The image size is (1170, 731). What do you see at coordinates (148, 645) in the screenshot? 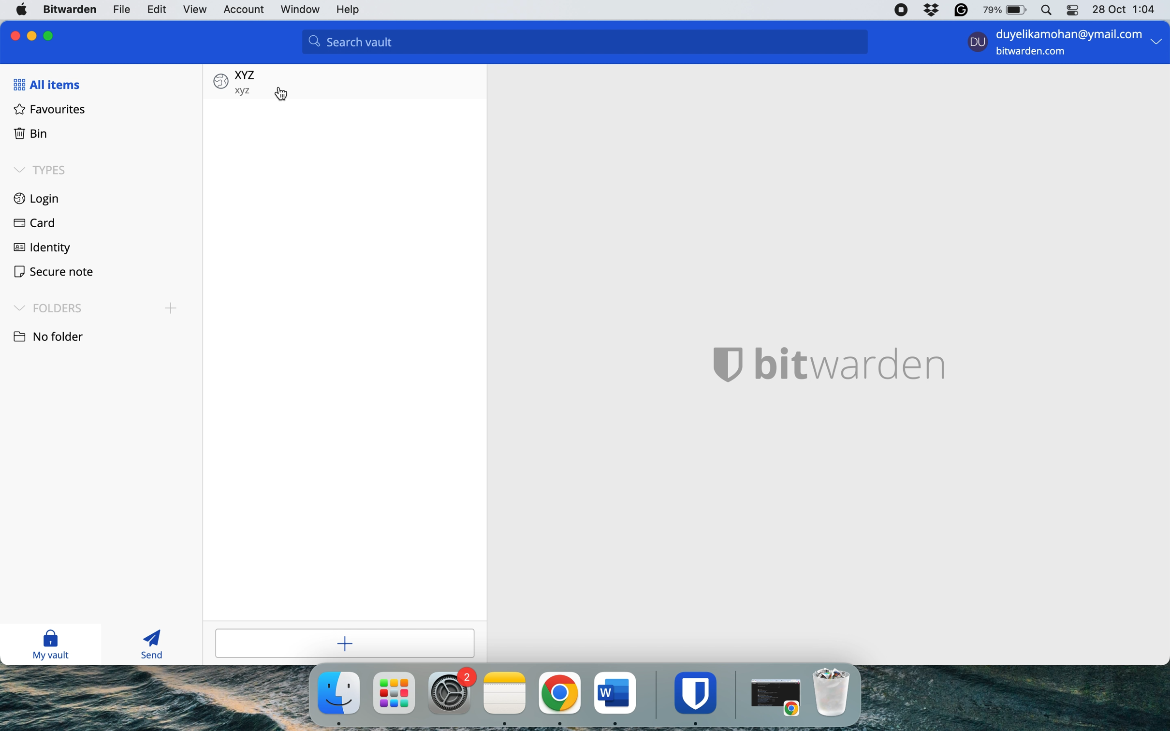
I see `send` at bounding box center [148, 645].